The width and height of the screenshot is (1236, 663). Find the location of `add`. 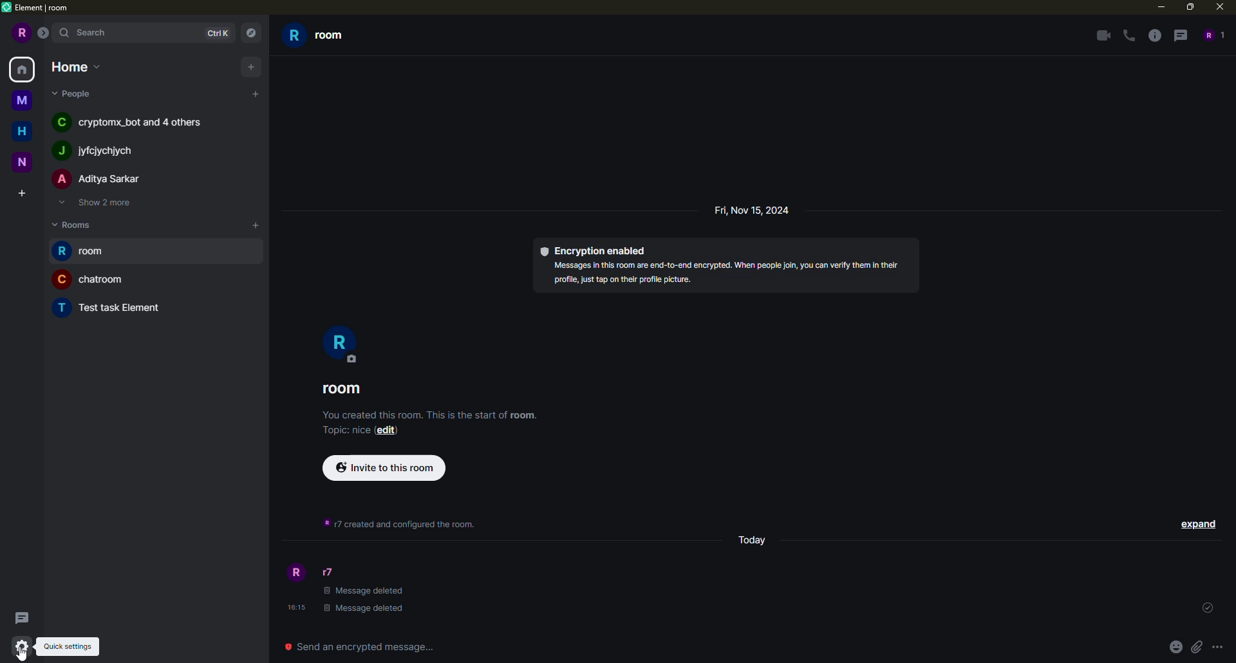

add is located at coordinates (257, 225).